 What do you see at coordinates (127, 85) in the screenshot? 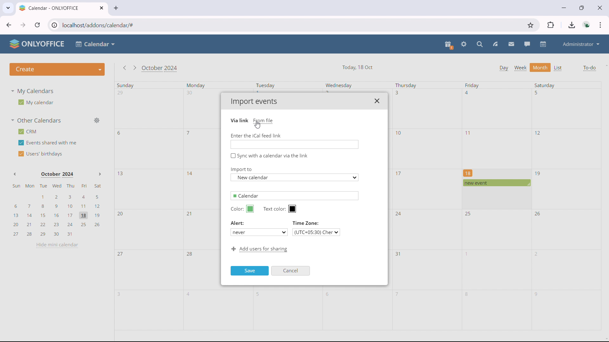
I see `Sunday` at bounding box center [127, 85].